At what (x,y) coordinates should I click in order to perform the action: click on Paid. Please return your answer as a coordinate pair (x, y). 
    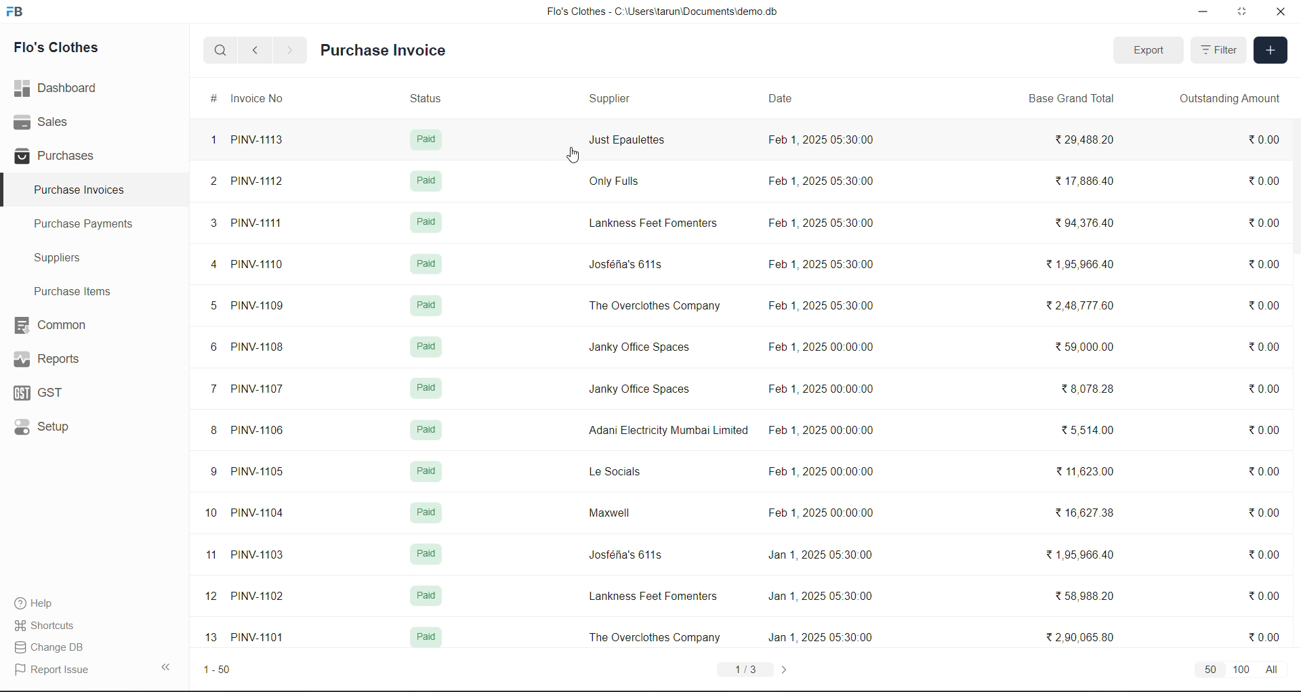
    Looking at the image, I should click on (423, 639).